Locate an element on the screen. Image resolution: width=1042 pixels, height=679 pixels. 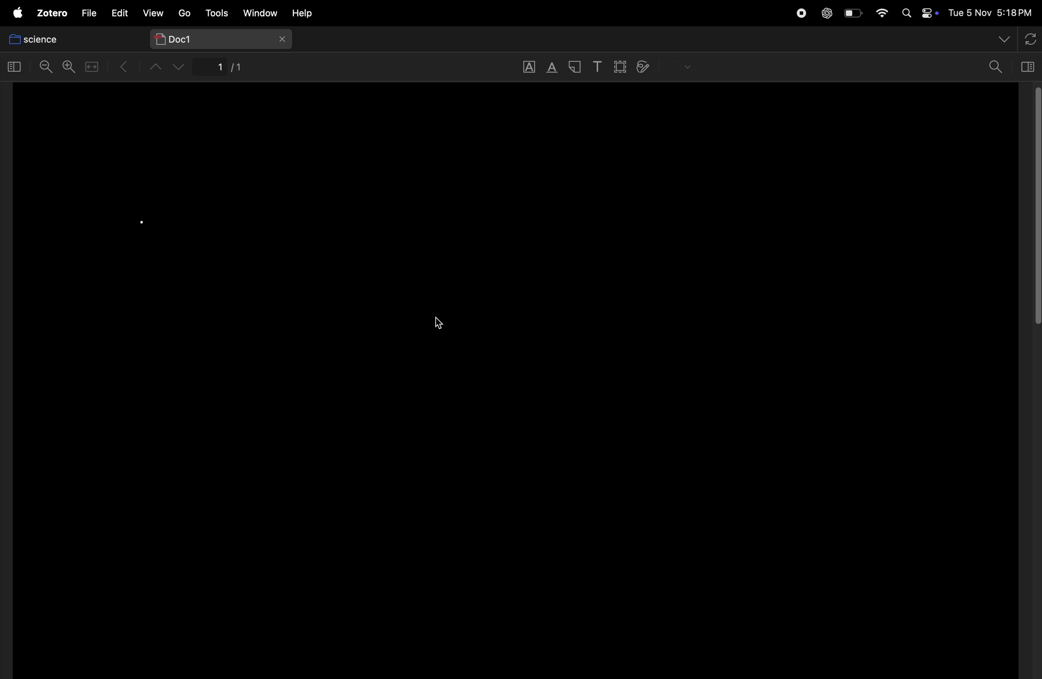
window is located at coordinates (16, 67).